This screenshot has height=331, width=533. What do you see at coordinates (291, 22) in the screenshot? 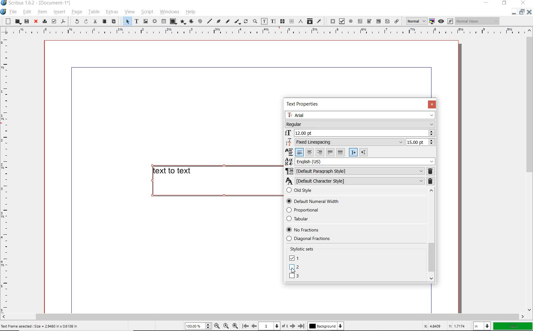
I see `unlink text frames` at bounding box center [291, 22].